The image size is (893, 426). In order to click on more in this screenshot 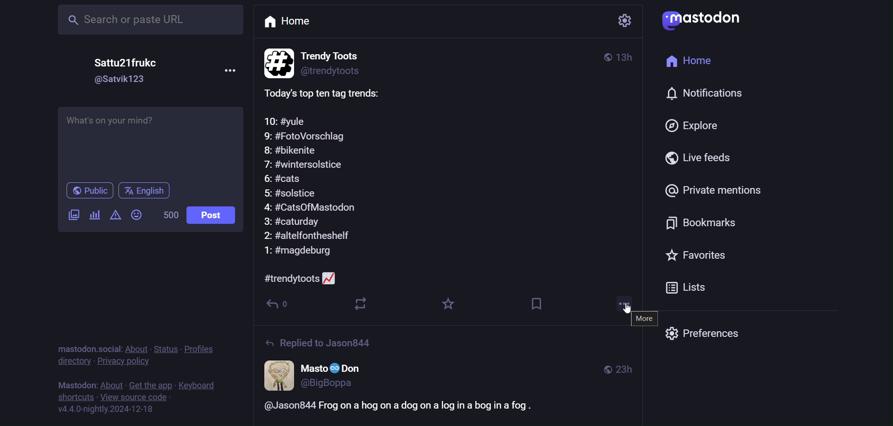, I will do `click(620, 302)`.